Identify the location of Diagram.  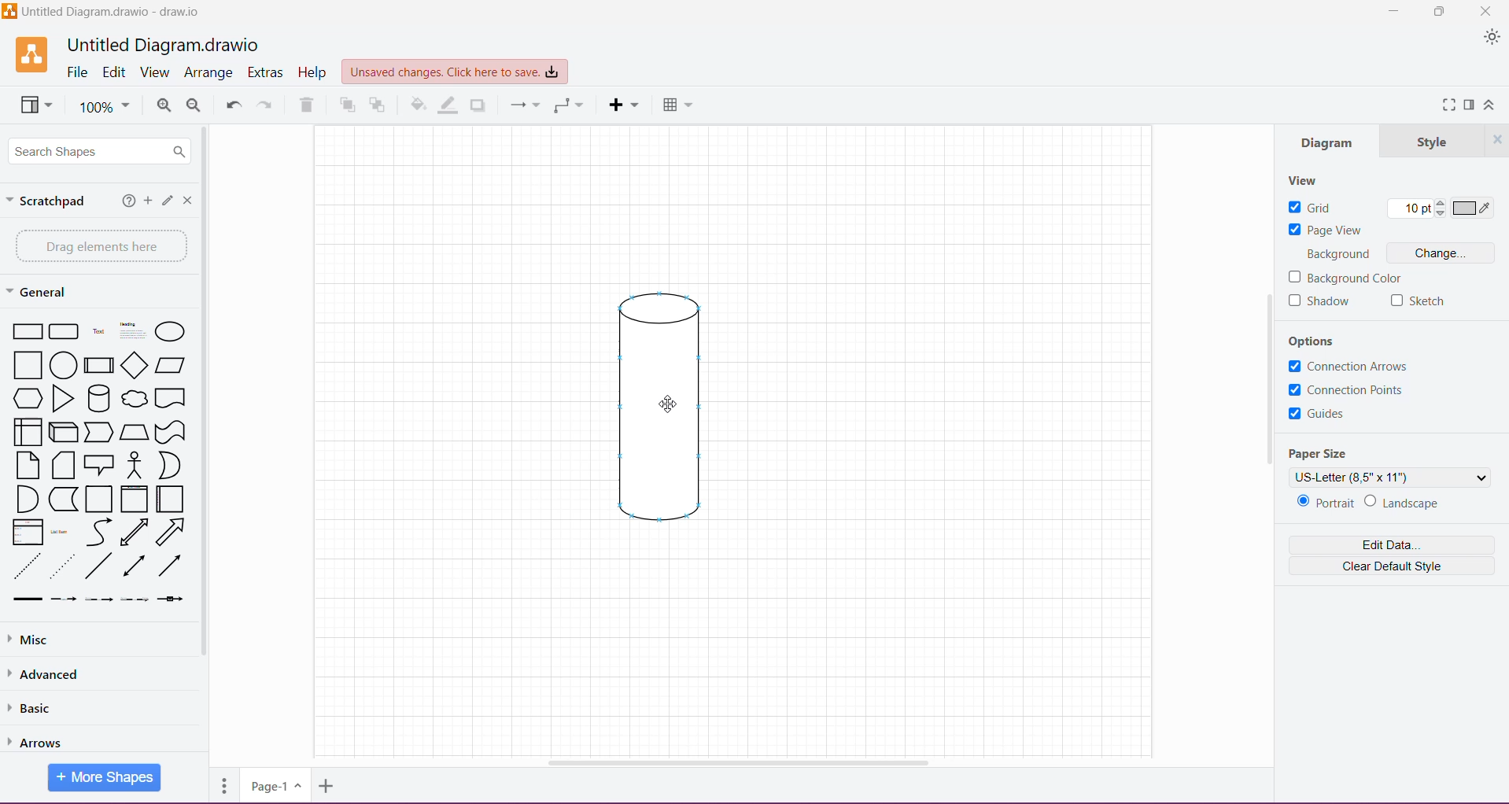
(666, 411).